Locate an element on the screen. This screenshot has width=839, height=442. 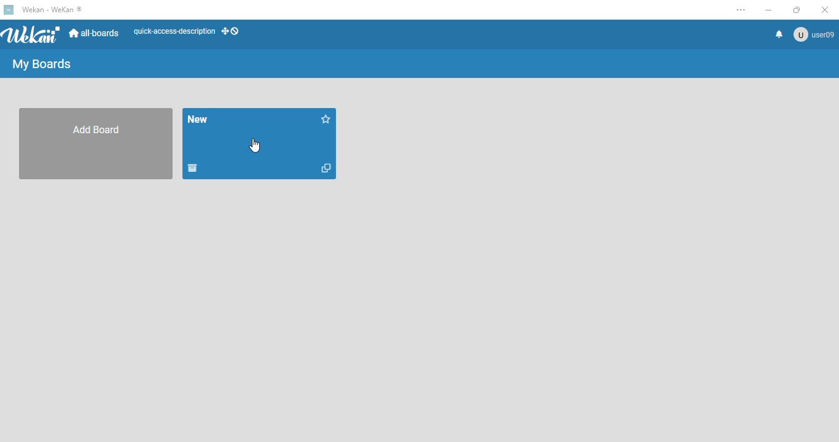
close is located at coordinates (820, 10).